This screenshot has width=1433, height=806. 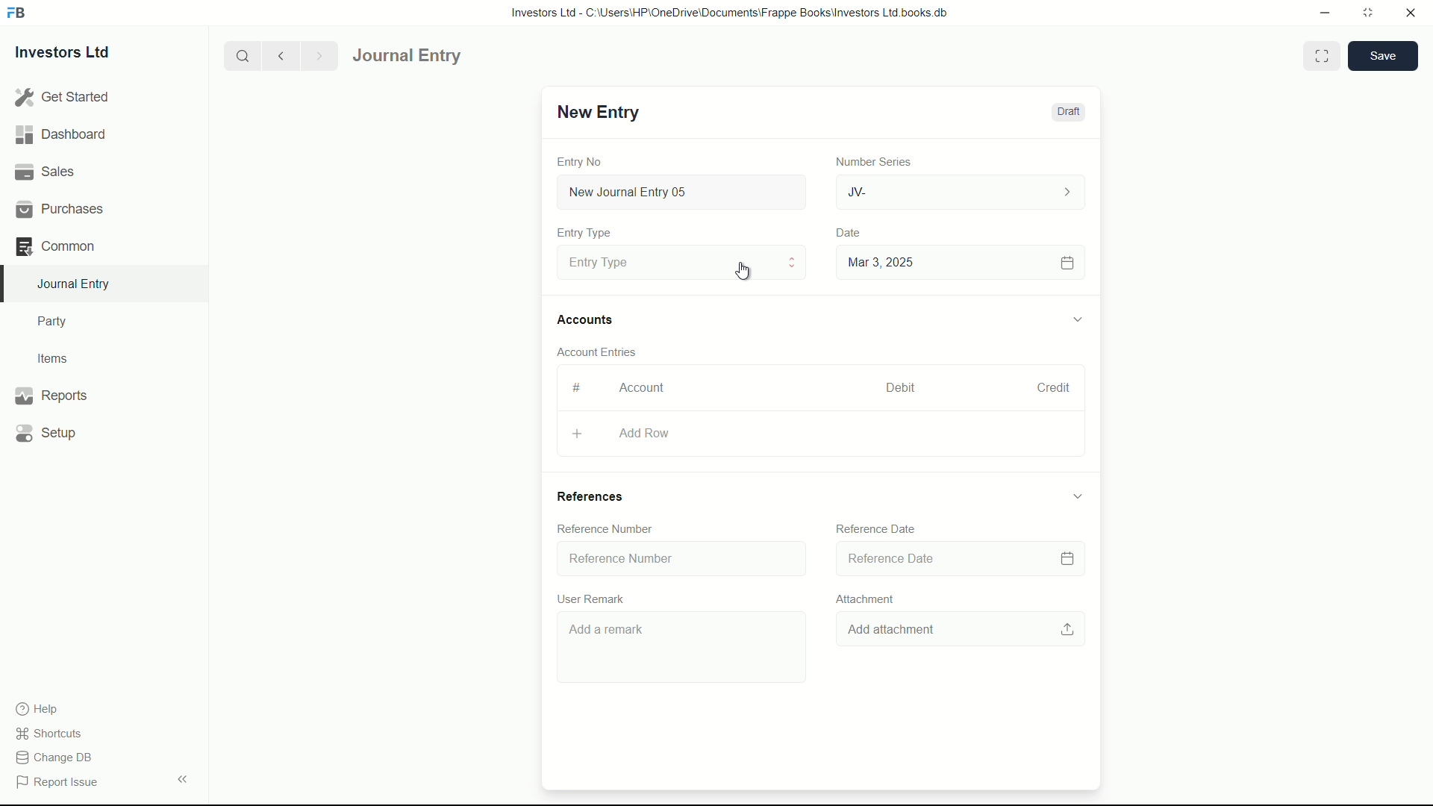 What do you see at coordinates (606, 528) in the screenshot?
I see `Reference Number` at bounding box center [606, 528].